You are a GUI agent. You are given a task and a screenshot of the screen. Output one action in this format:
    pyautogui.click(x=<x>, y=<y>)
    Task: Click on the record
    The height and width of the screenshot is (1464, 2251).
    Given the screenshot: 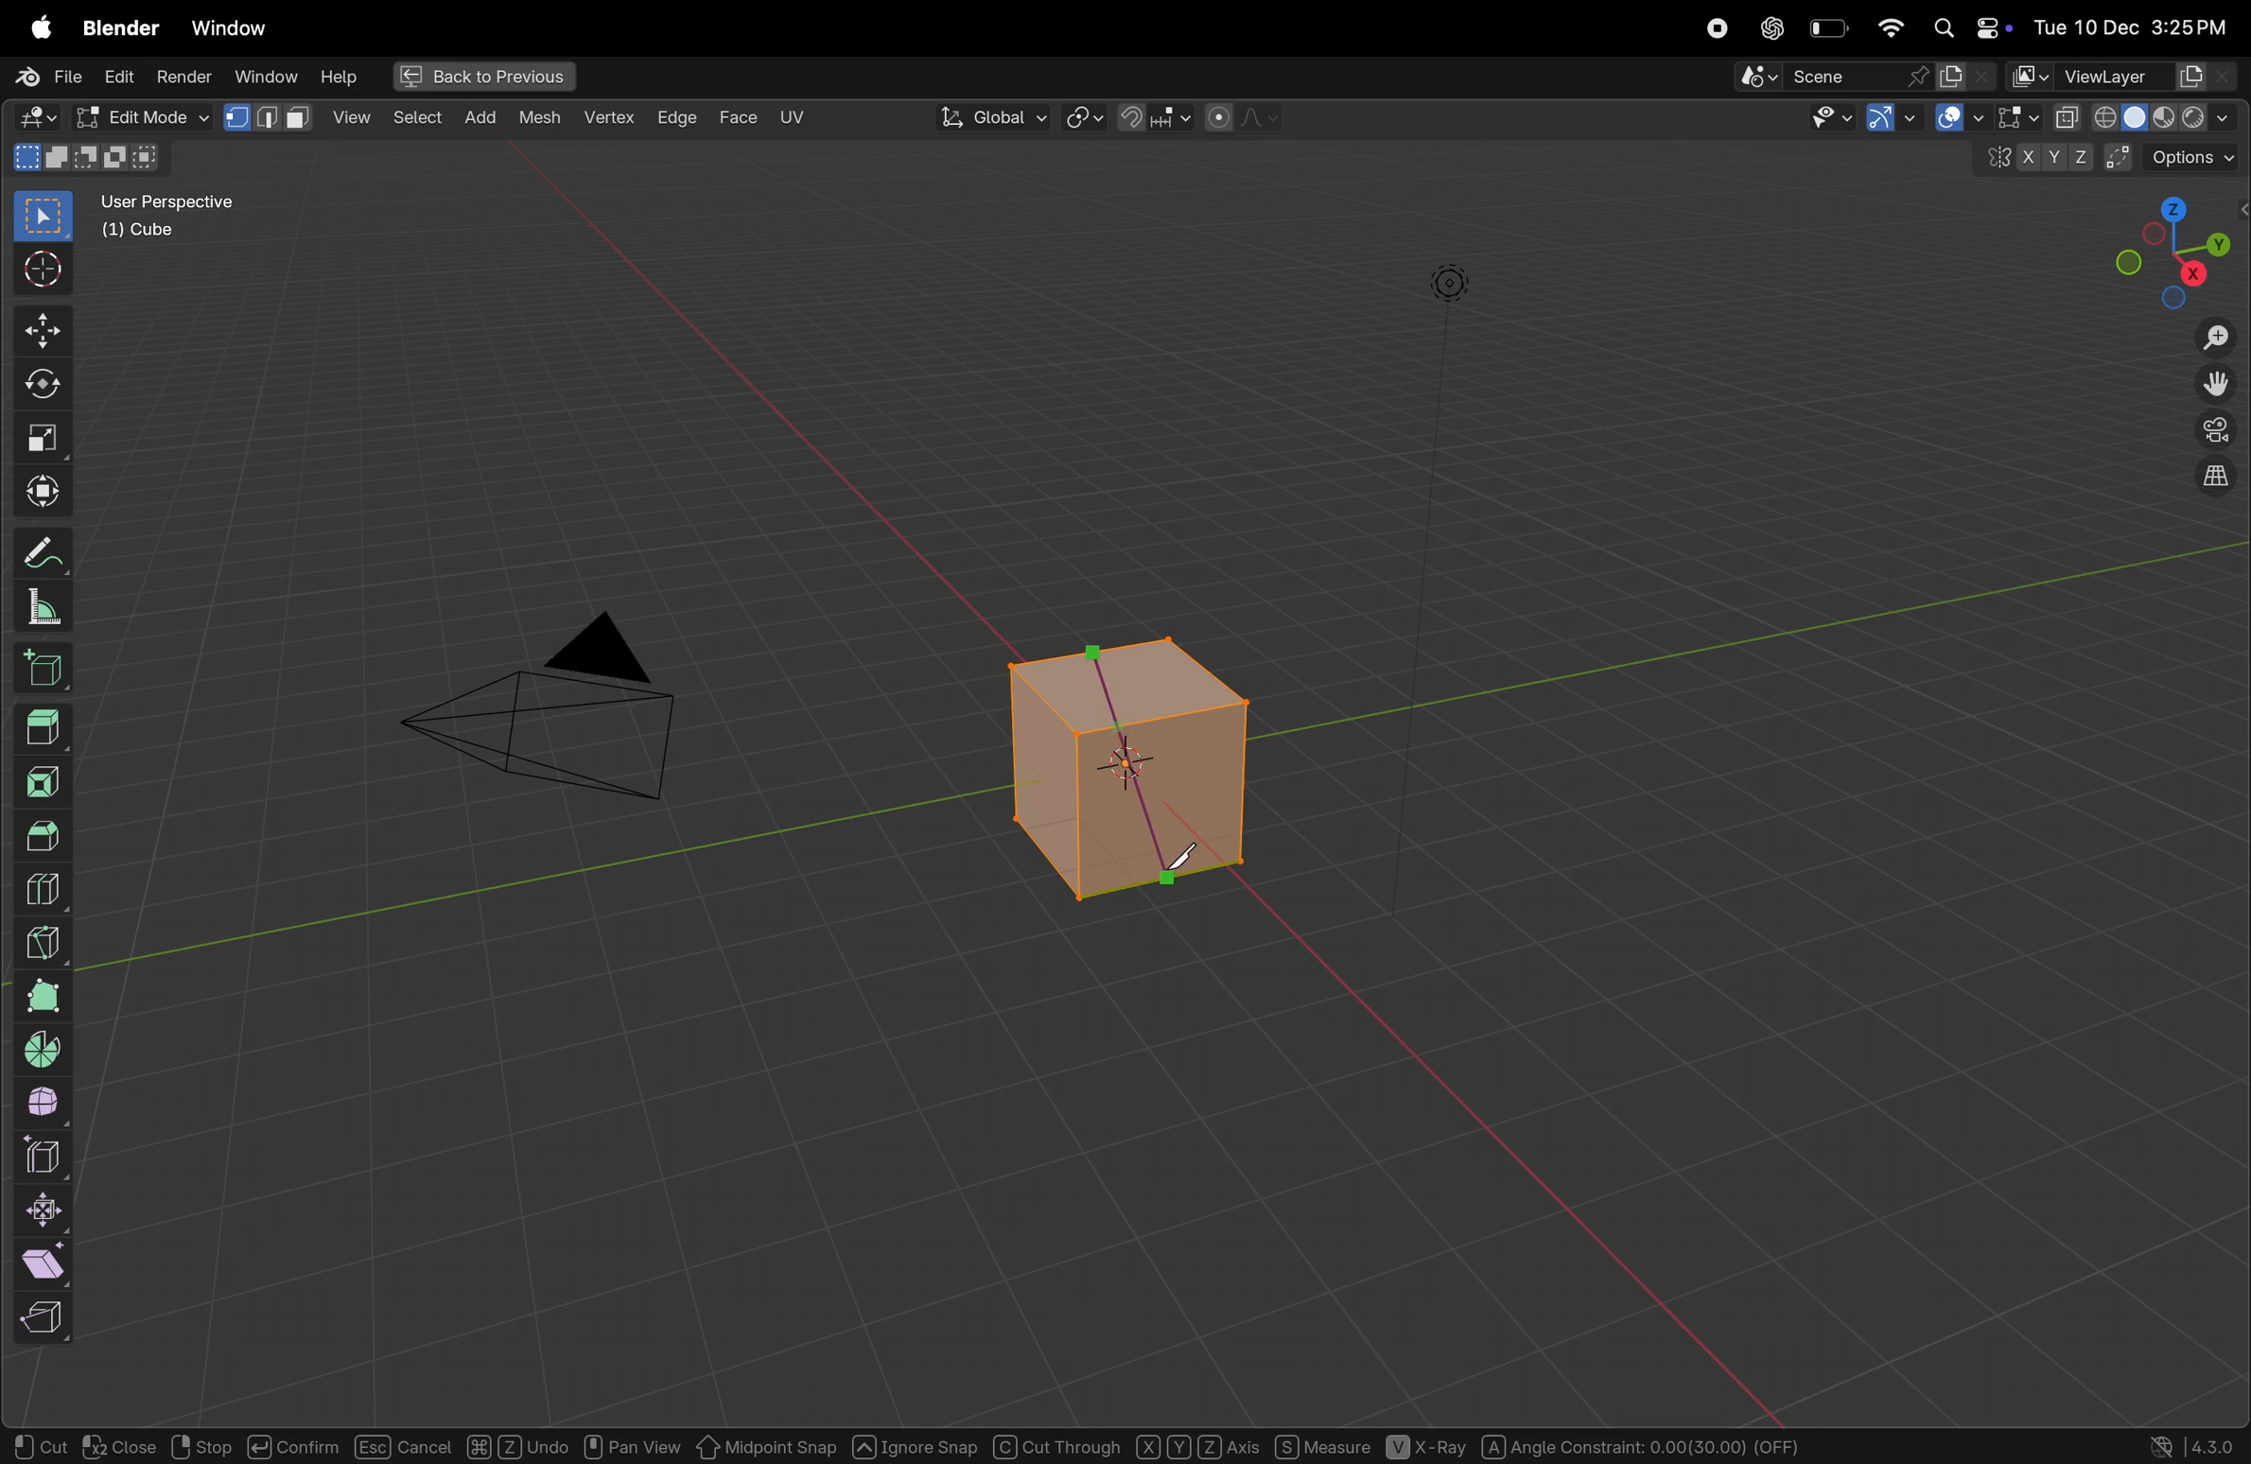 What is the action you would take?
    pyautogui.click(x=1719, y=27)
    